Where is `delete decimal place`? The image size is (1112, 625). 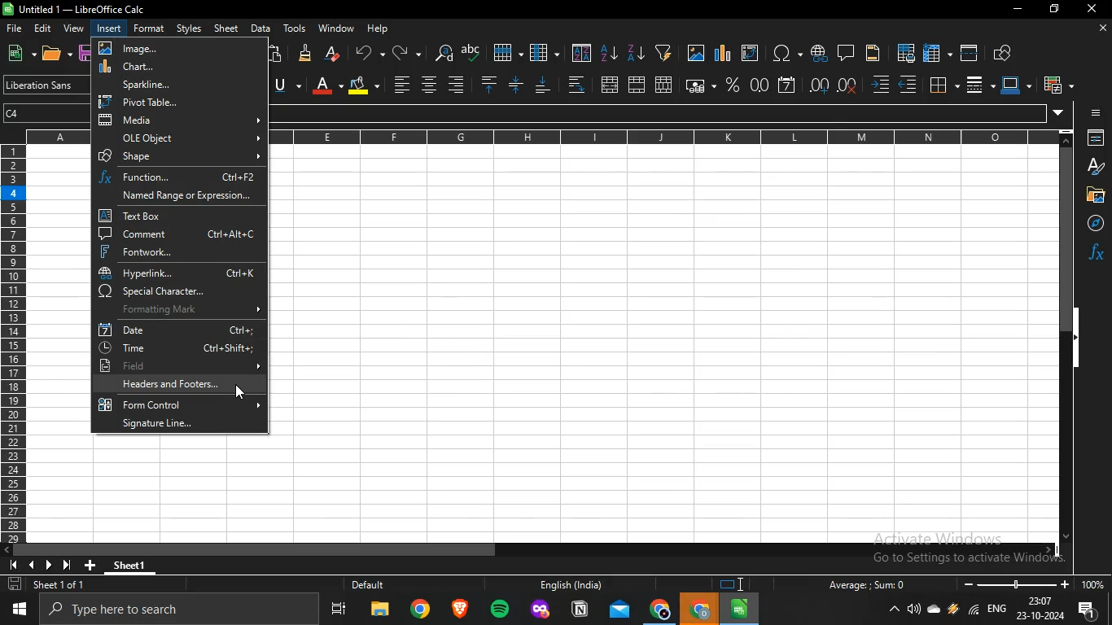 delete decimal place is located at coordinates (849, 85).